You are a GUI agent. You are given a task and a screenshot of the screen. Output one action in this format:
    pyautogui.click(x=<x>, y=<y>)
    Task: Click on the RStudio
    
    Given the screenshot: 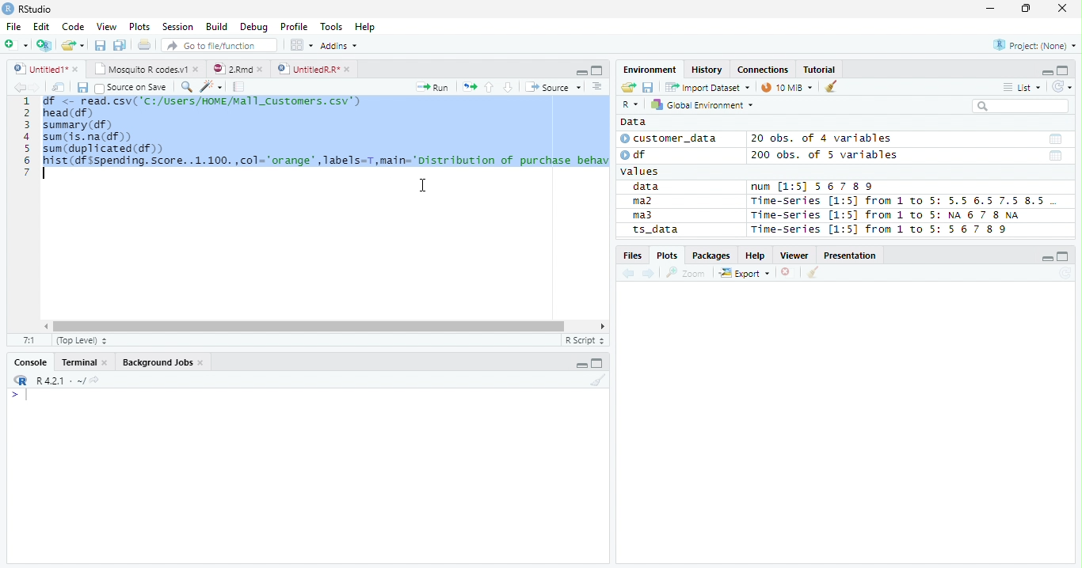 What is the action you would take?
    pyautogui.click(x=28, y=9)
    